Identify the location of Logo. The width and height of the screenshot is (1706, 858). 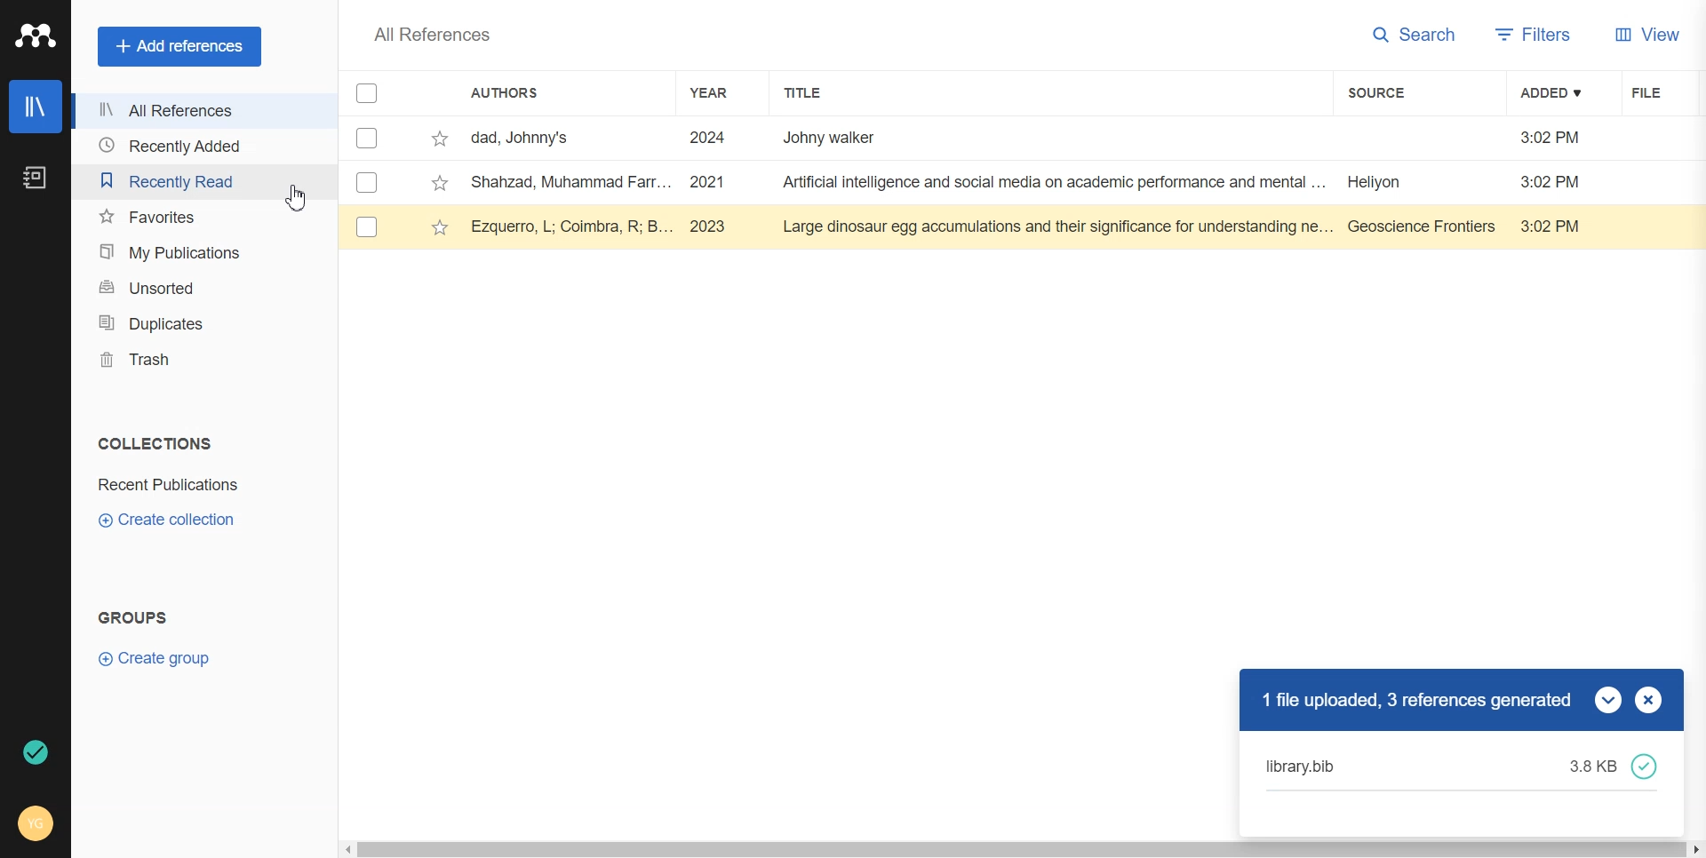
(36, 36).